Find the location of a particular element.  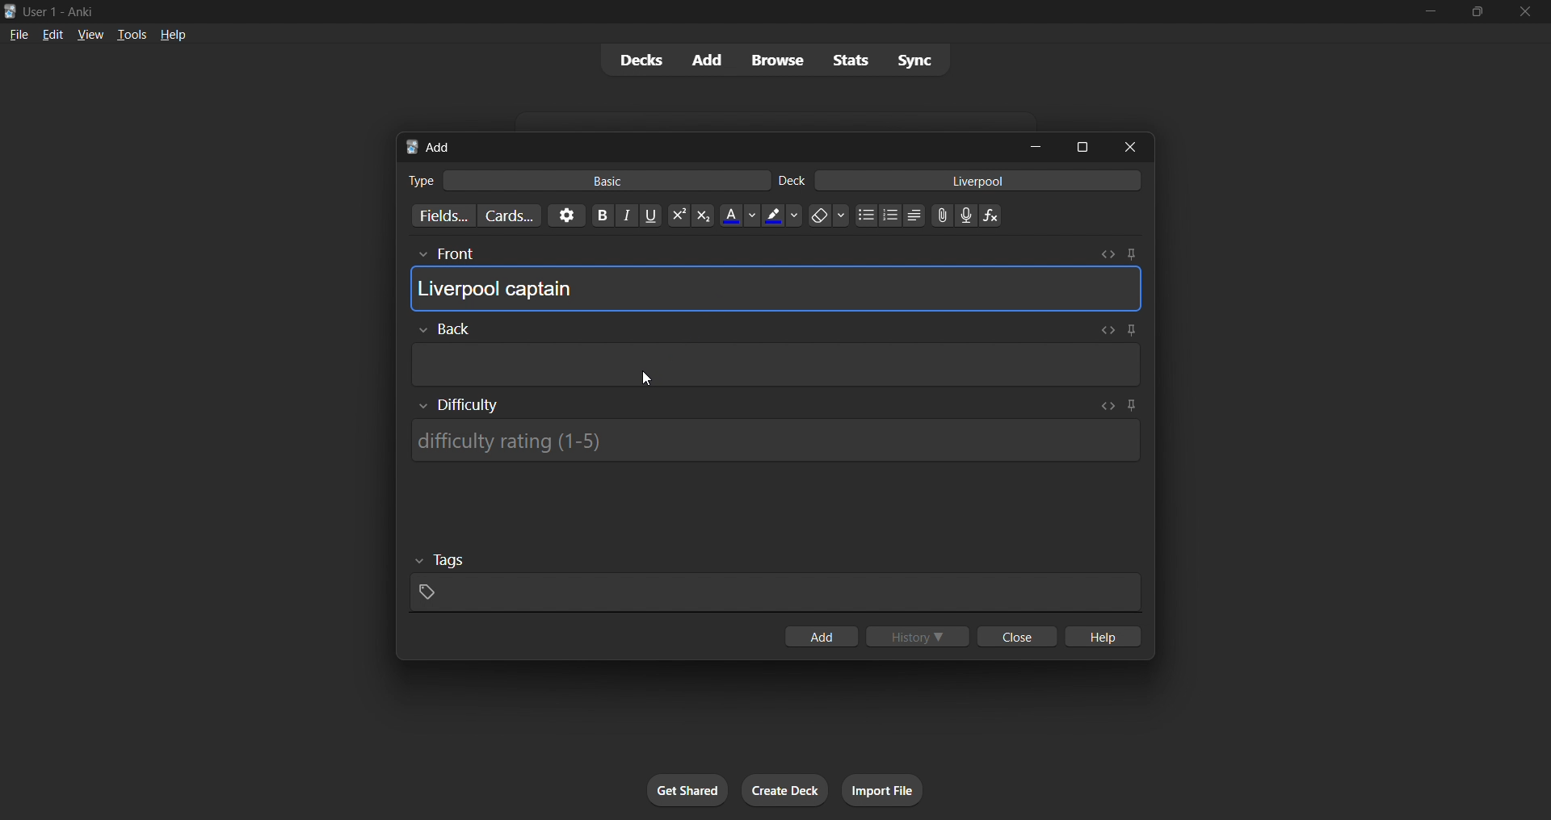

add is located at coordinates (821, 636).